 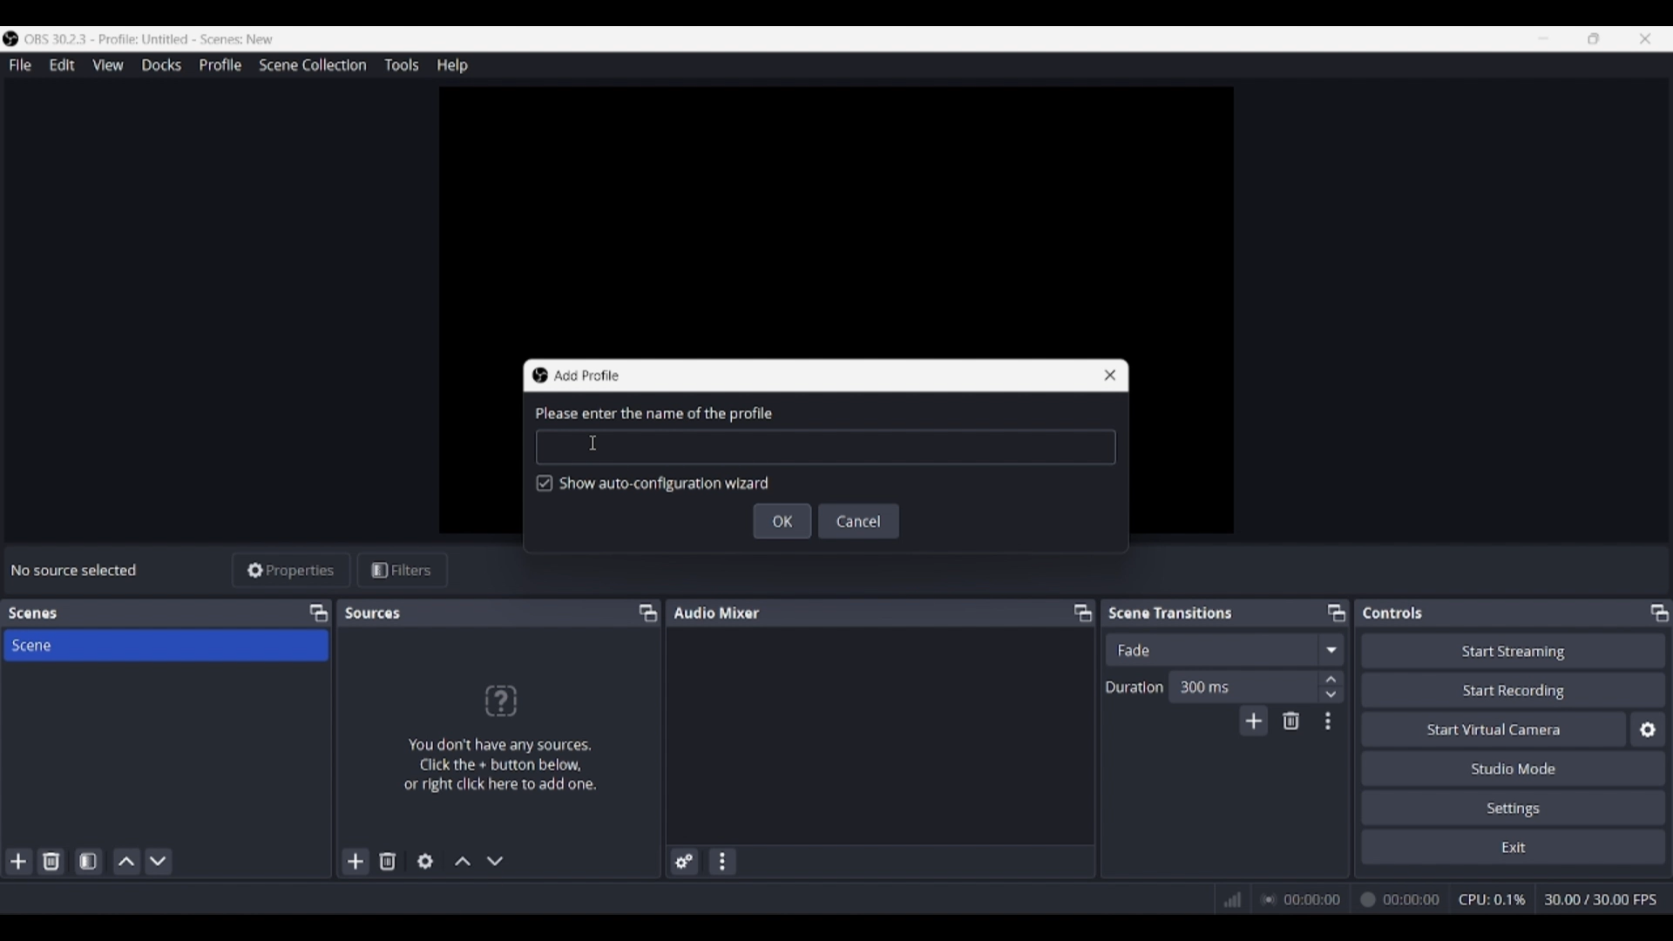 I want to click on Software logo, so click(x=10, y=38).